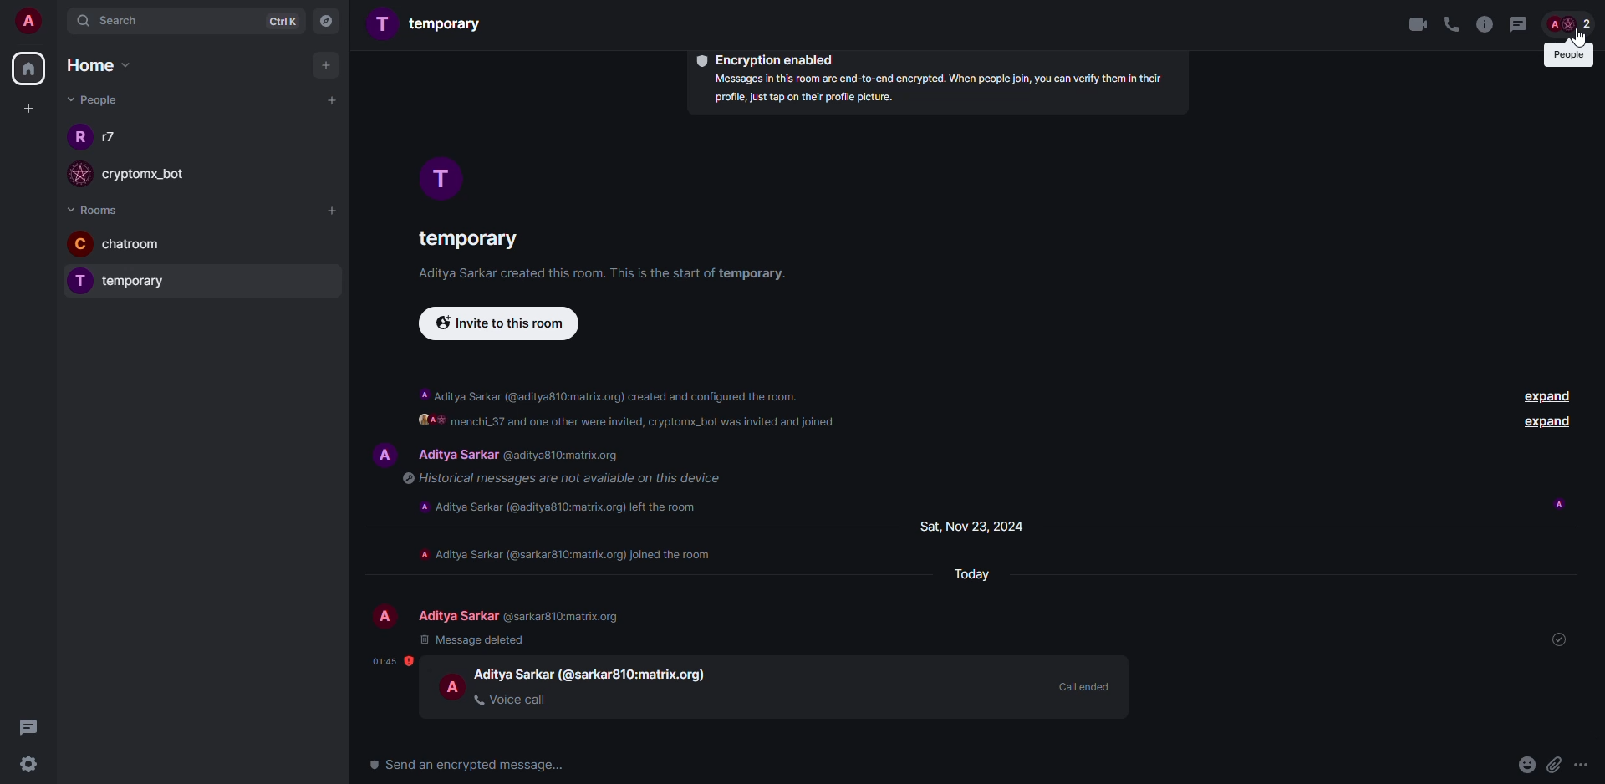 The image size is (1605, 784). I want to click on navigator, so click(328, 20).